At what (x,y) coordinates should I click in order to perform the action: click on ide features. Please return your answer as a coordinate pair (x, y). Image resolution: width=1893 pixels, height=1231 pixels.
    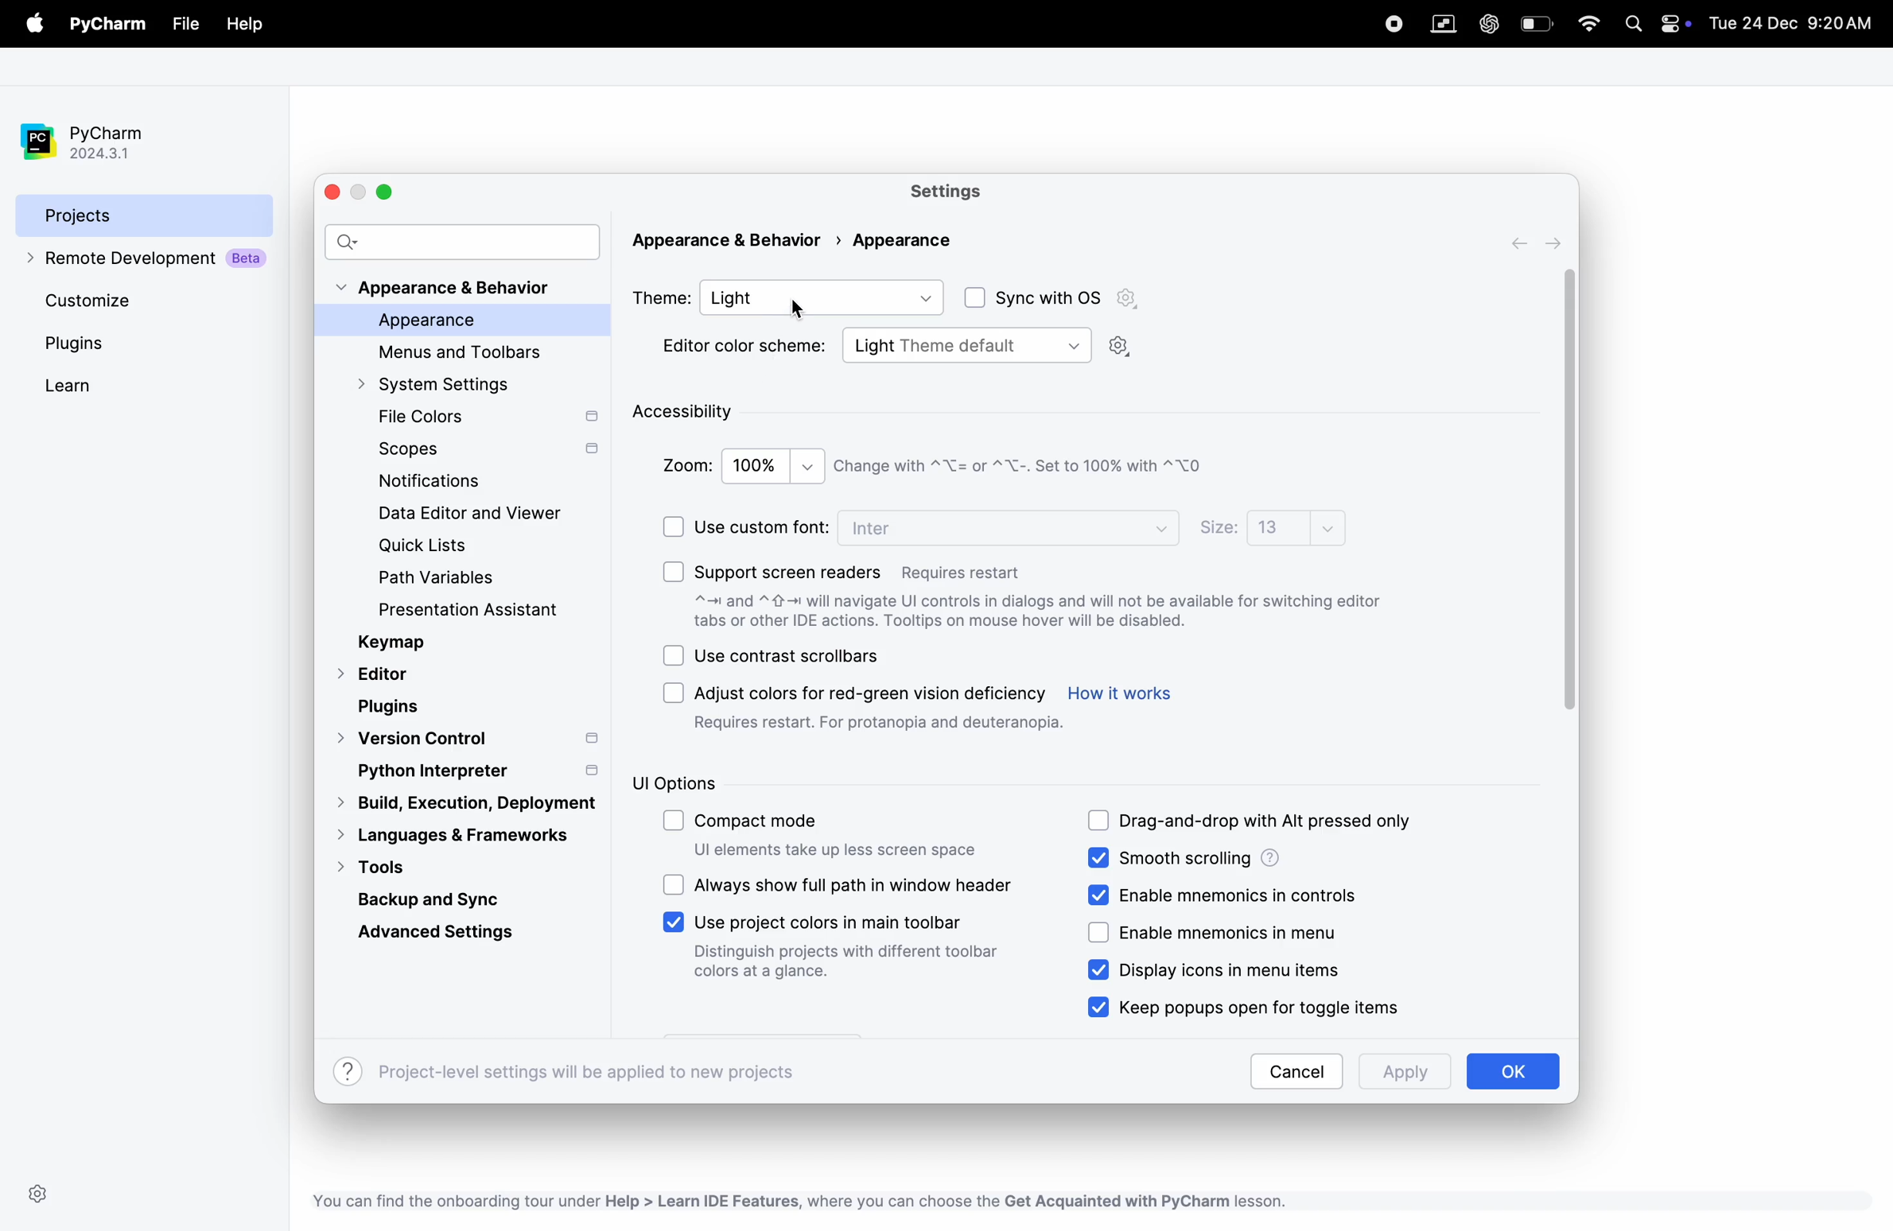
    Looking at the image, I should click on (795, 1201).